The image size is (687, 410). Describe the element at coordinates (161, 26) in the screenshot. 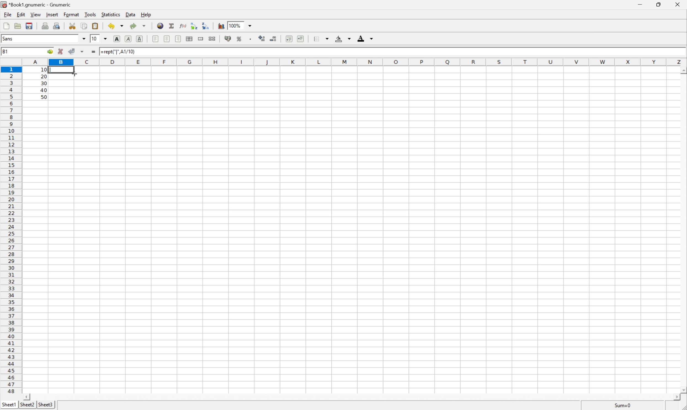

I see `Insert a hyperlink` at that location.